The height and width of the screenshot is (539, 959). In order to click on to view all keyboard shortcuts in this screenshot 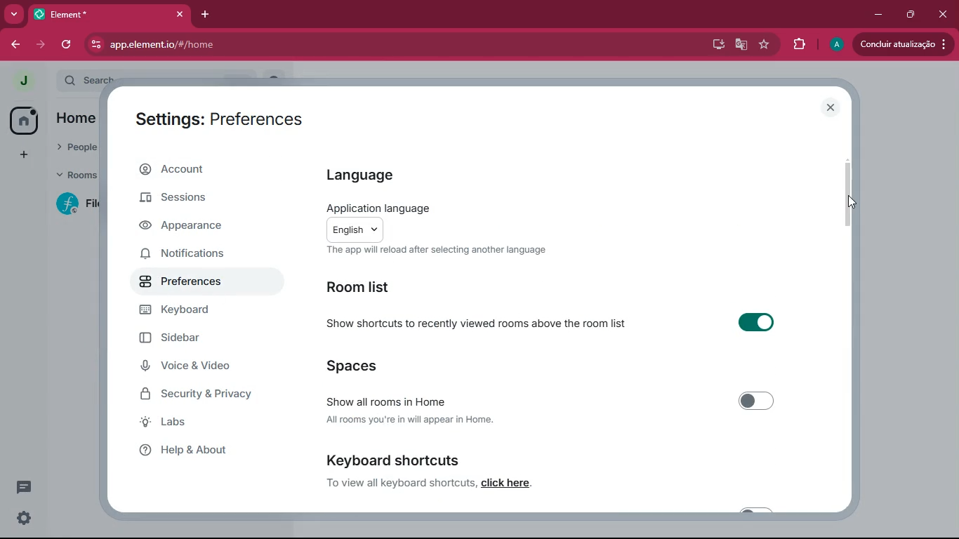, I will do `click(399, 482)`.